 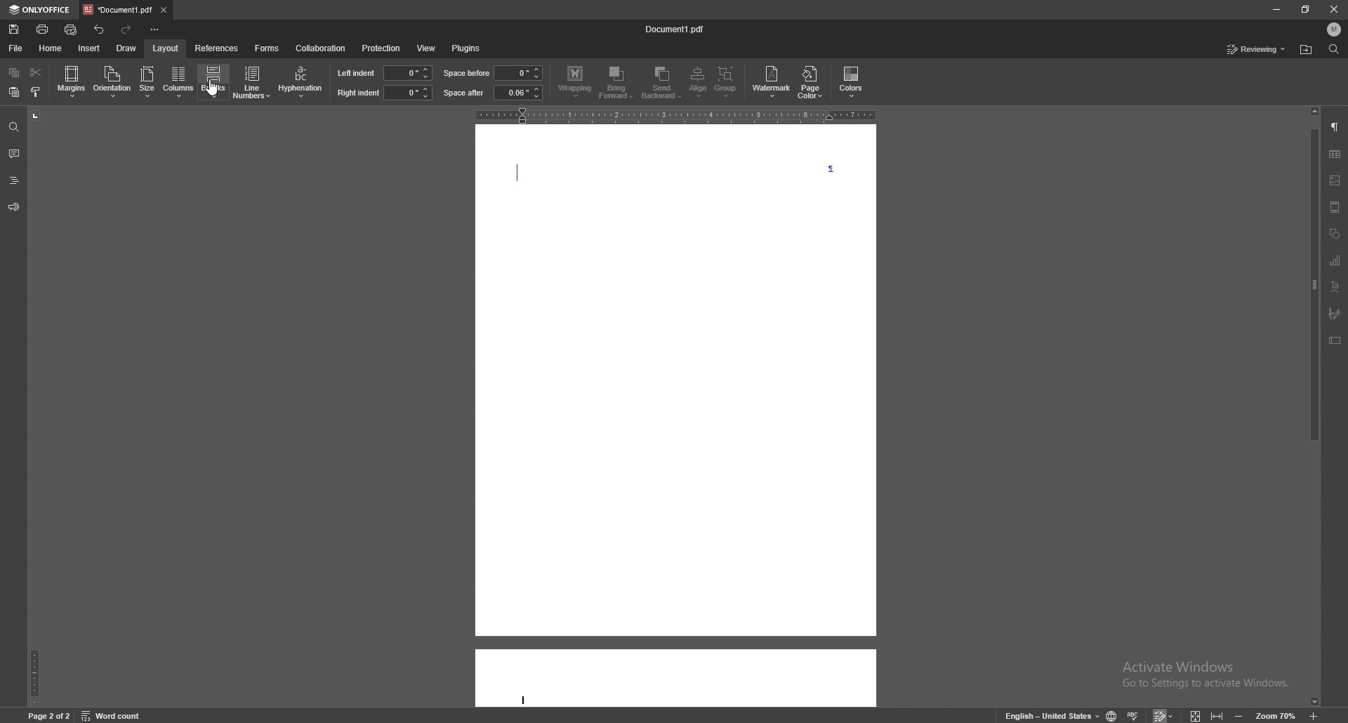 What do you see at coordinates (426, 48) in the screenshot?
I see `view` at bounding box center [426, 48].